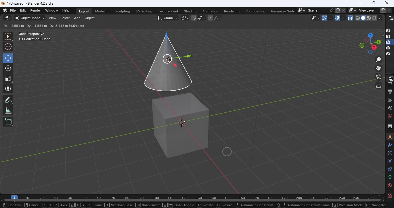 The image size is (394, 208). Describe the element at coordinates (8, 79) in the screenshot. I see `Scale` at that location.